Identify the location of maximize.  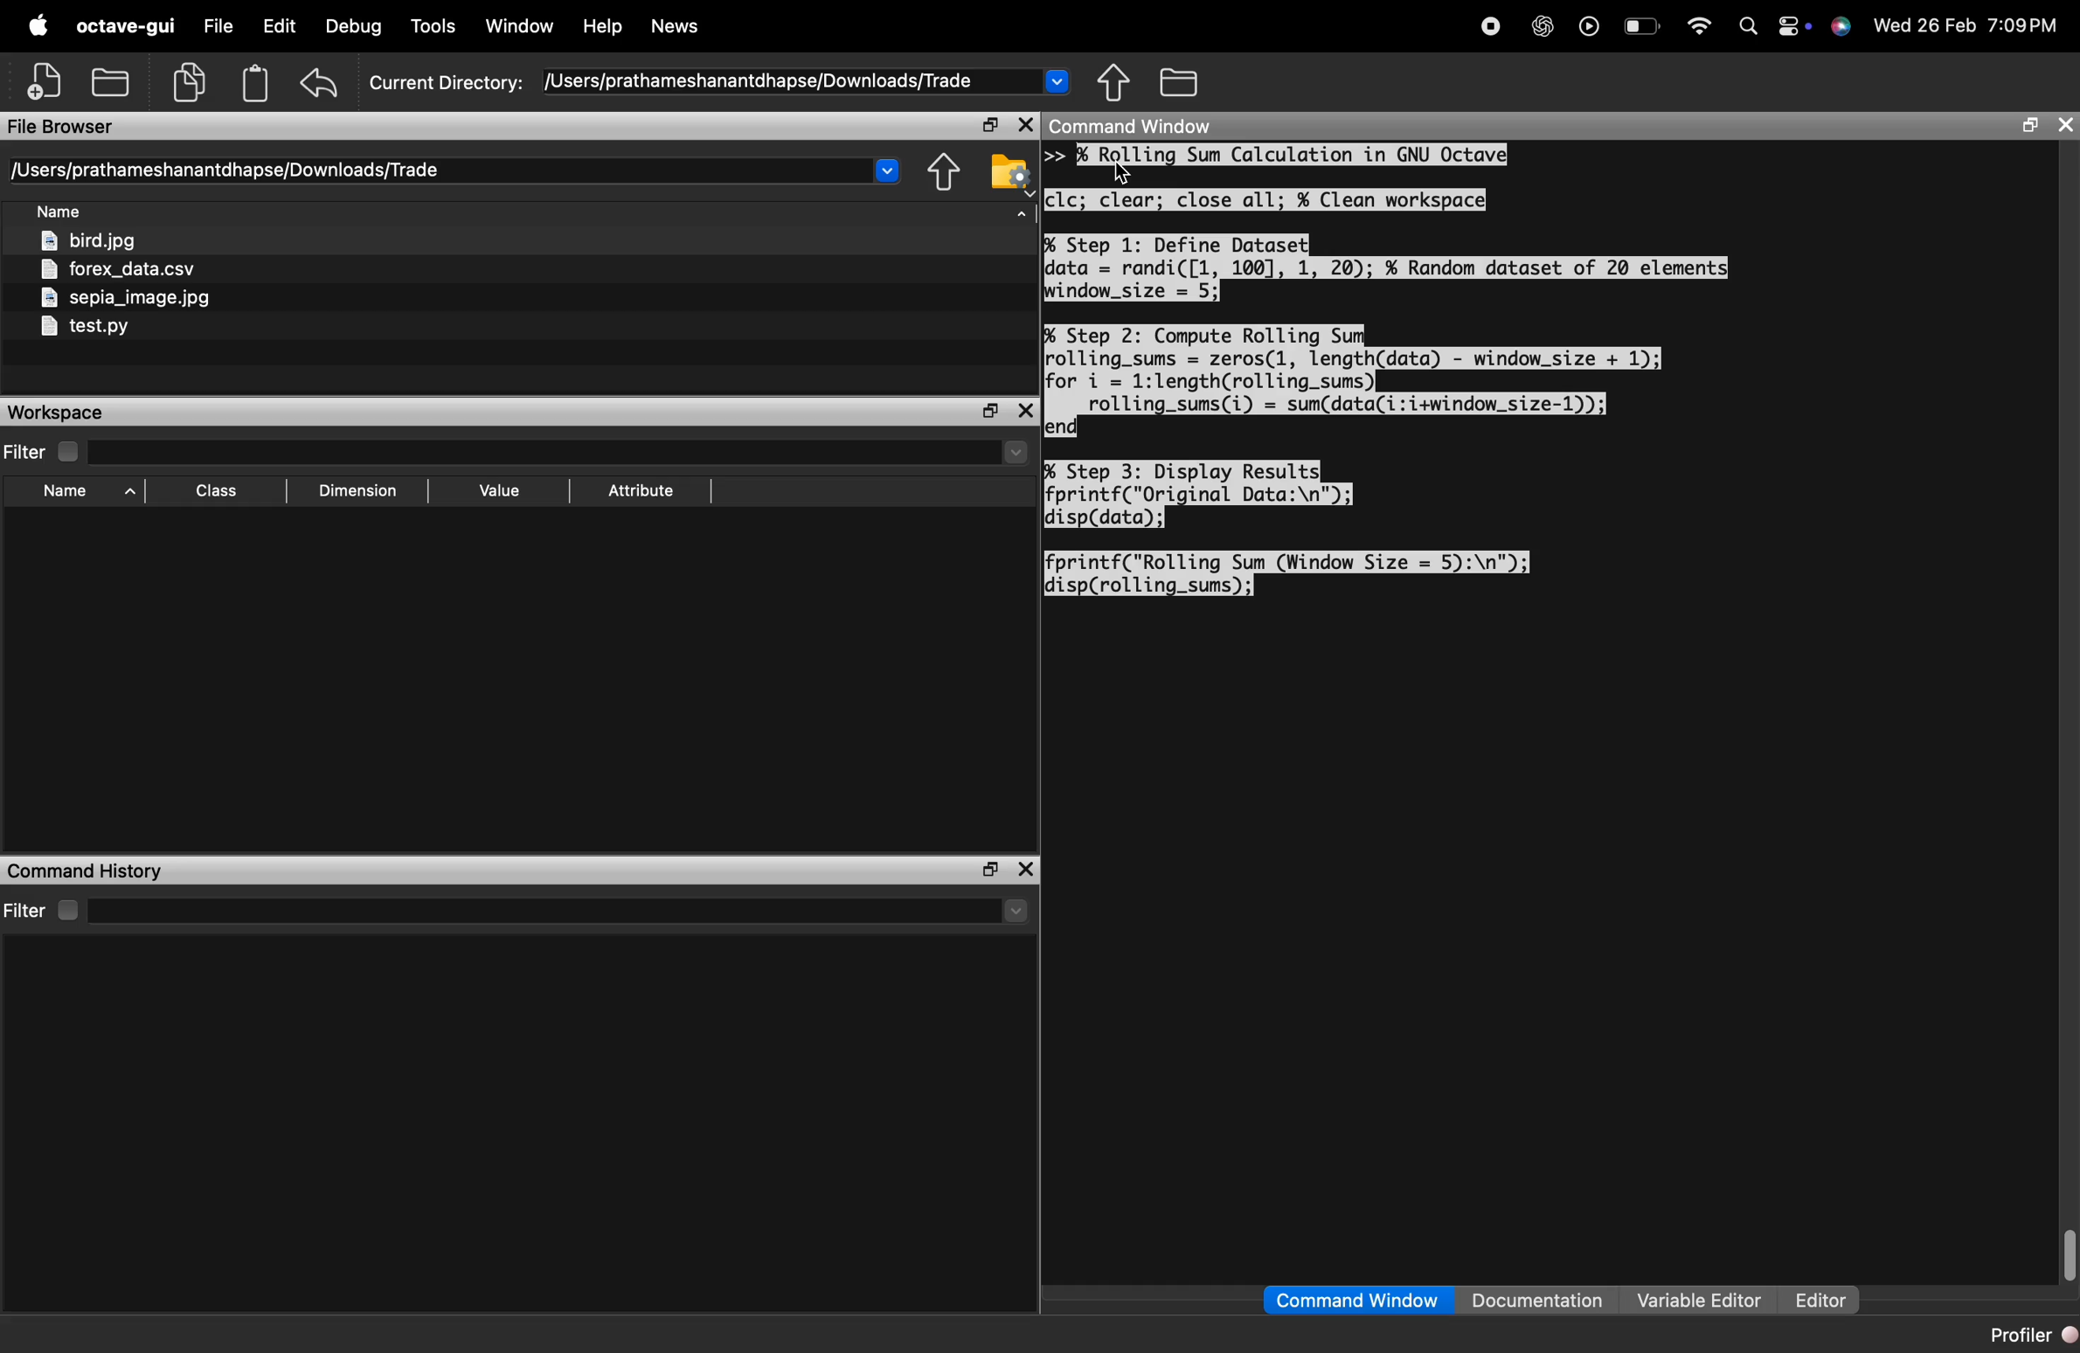
(990, 411).